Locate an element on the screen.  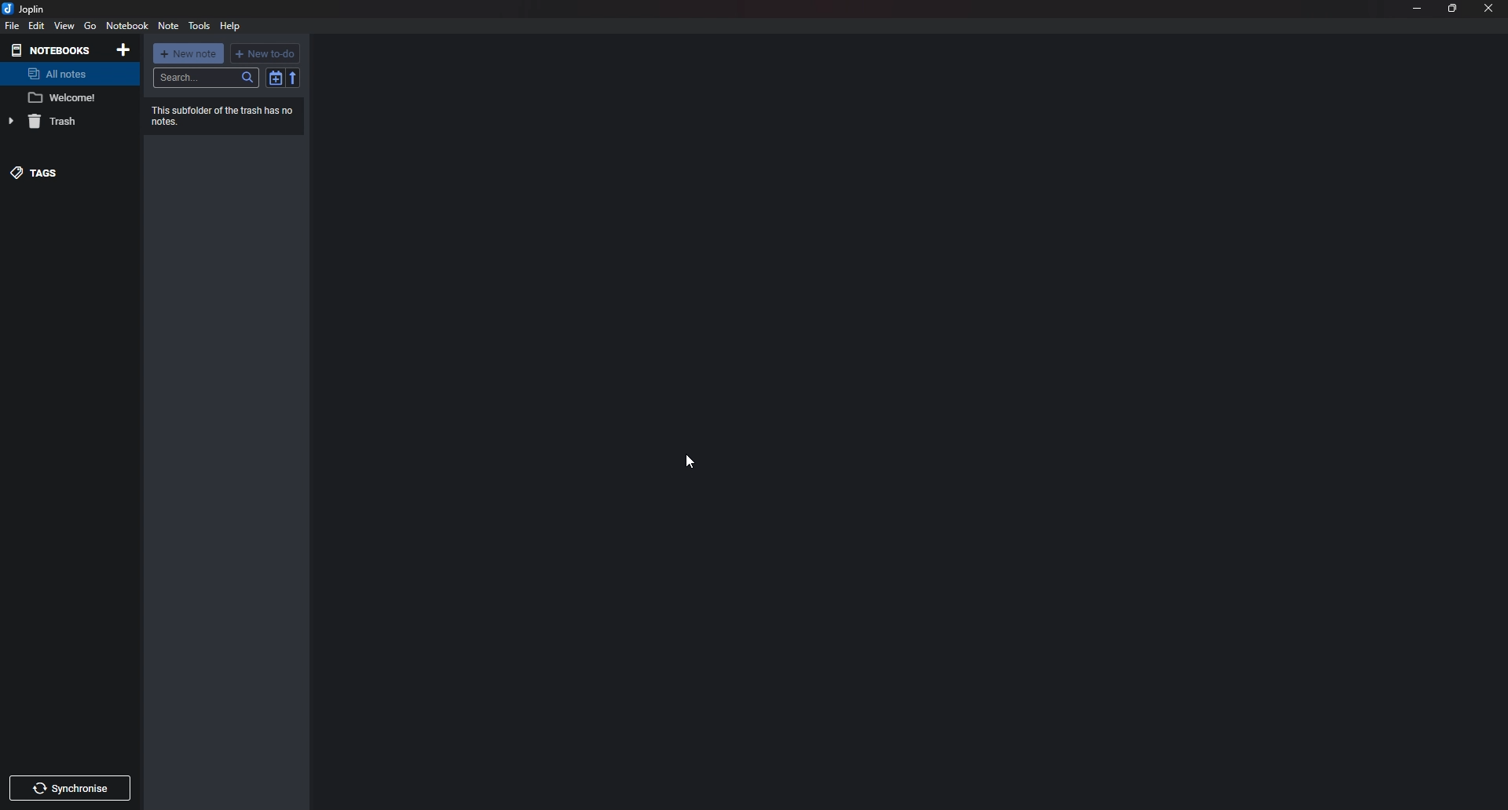
Notebook is located at coordinates (126, 27).